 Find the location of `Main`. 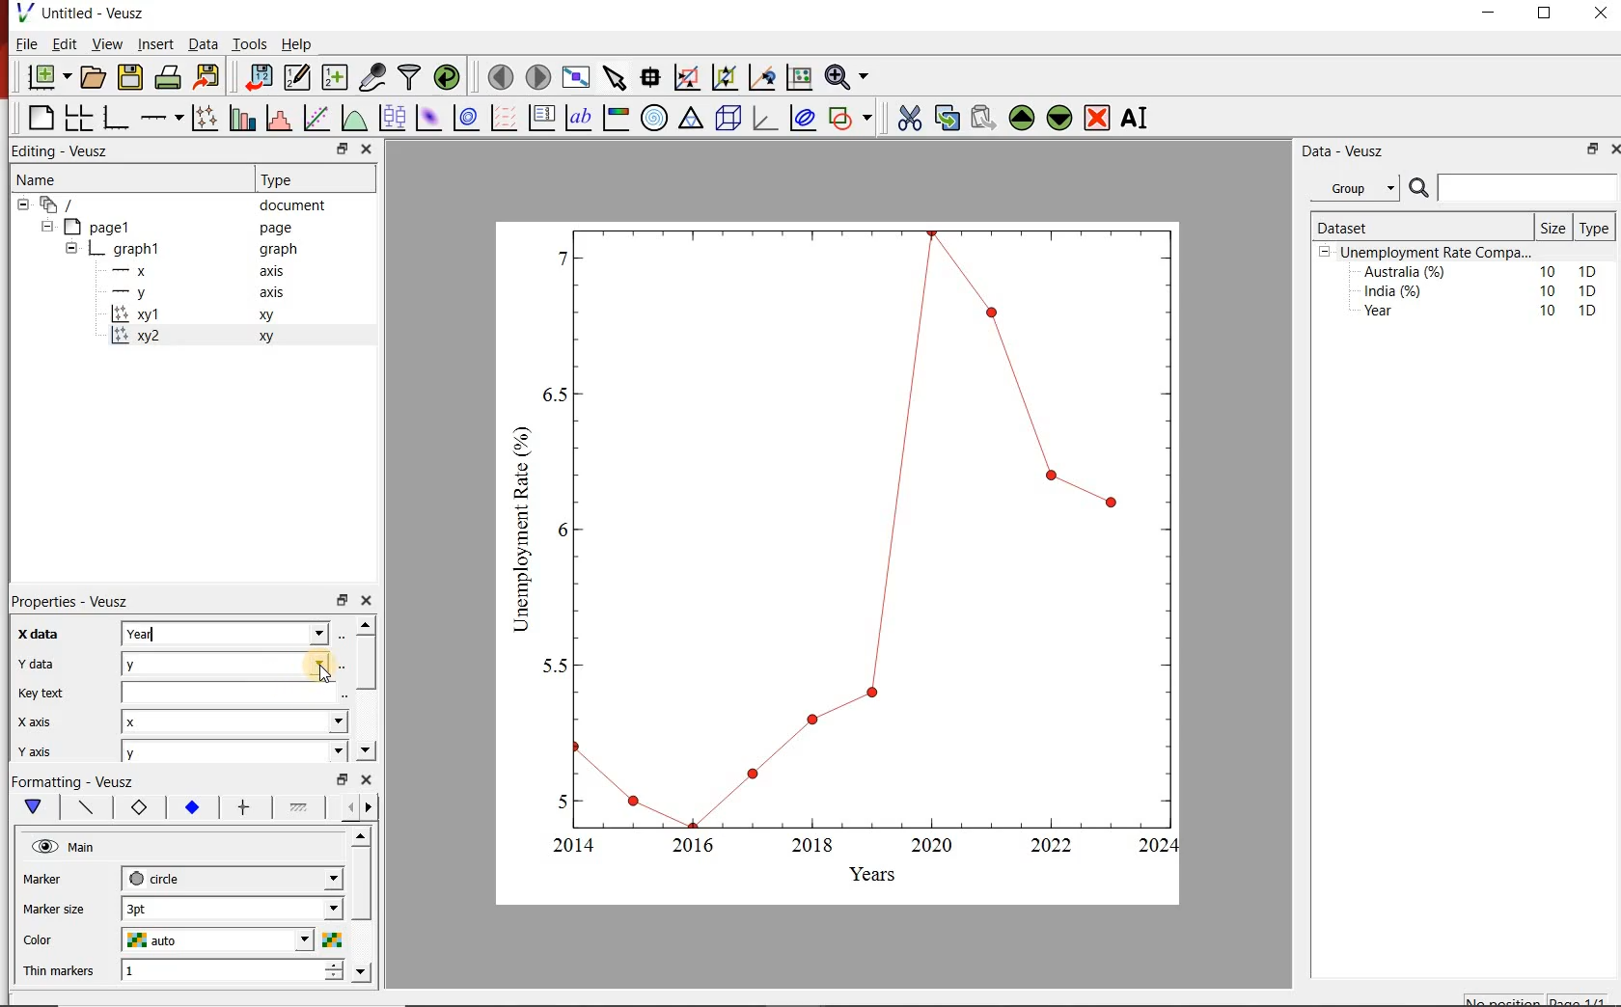

Main is located at coordinates (84, 848).